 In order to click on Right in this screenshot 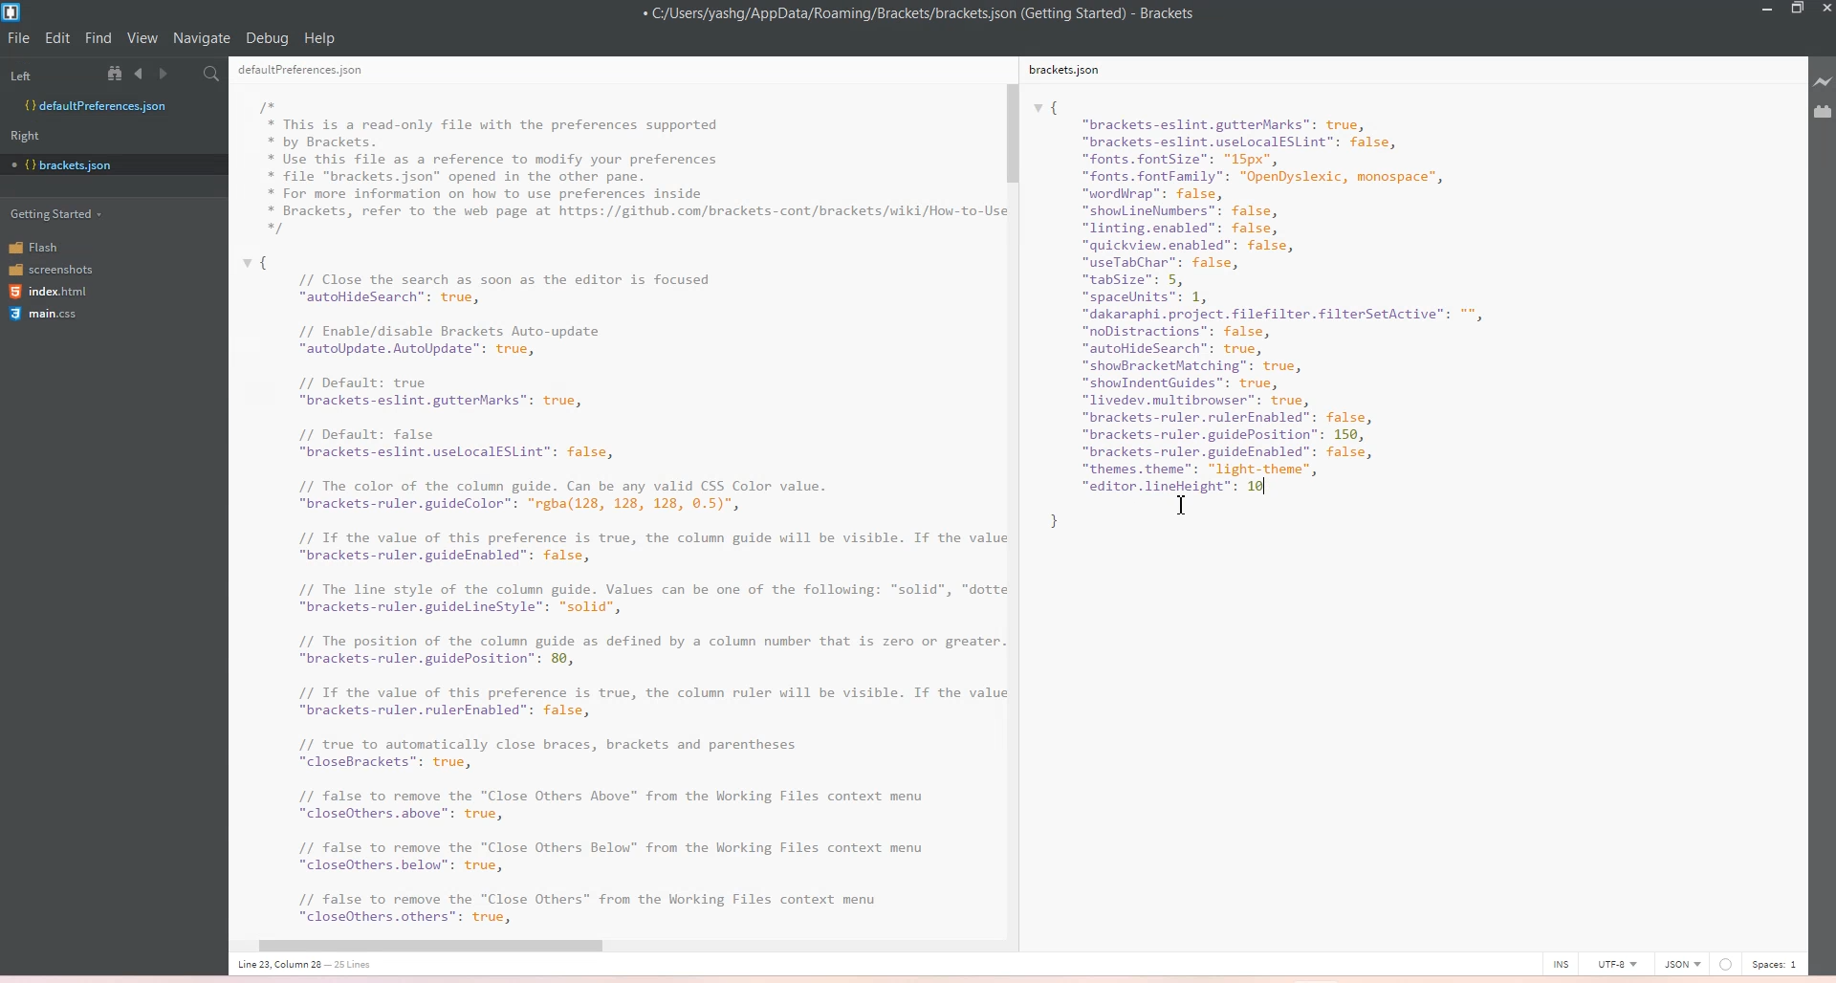, I will do `click(32, 135)`.